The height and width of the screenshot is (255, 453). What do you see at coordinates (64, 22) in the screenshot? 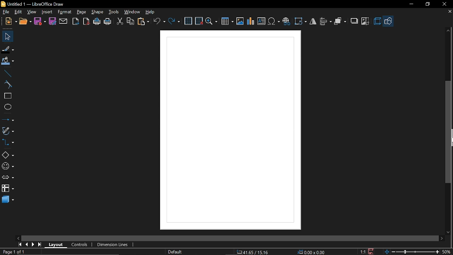
I see `attach` at bounding box center [64, 22].